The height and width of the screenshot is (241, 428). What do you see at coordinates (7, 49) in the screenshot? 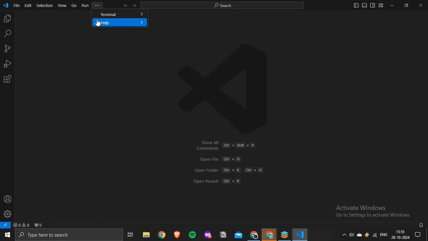
I see `source control` at bounding box center [7, 49].